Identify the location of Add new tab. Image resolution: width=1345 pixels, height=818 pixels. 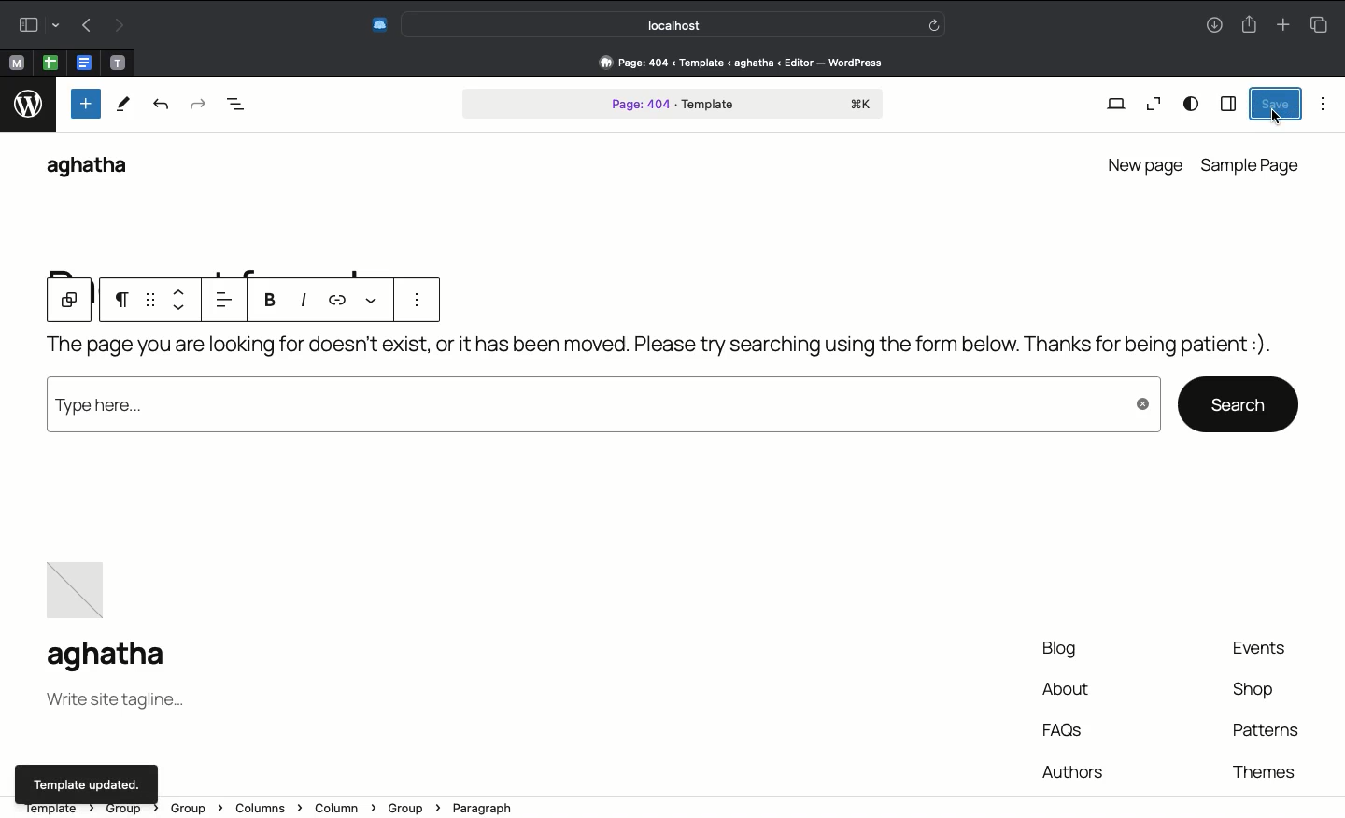
(1282, 21).